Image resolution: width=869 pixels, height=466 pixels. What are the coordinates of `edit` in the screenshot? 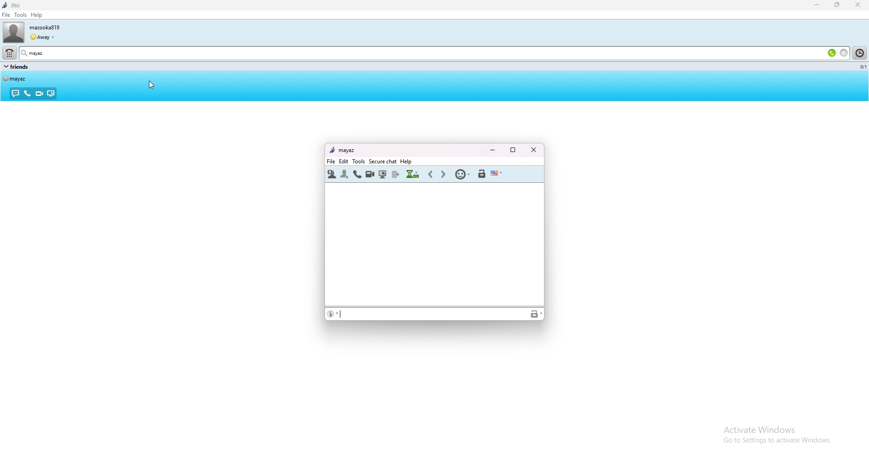 It's located at (345, 162).